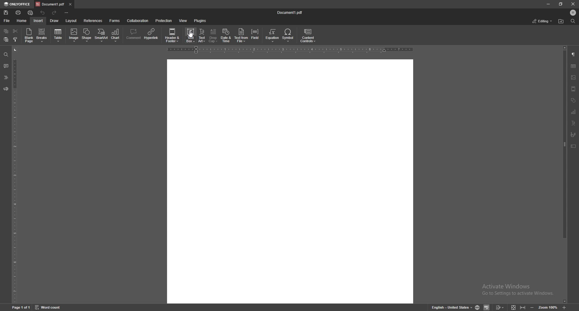 The height and width of the screenshot is (311, 579). Describe the element at coordinates (14, 175) in the screenshot. I see `vertical scale` at that location.